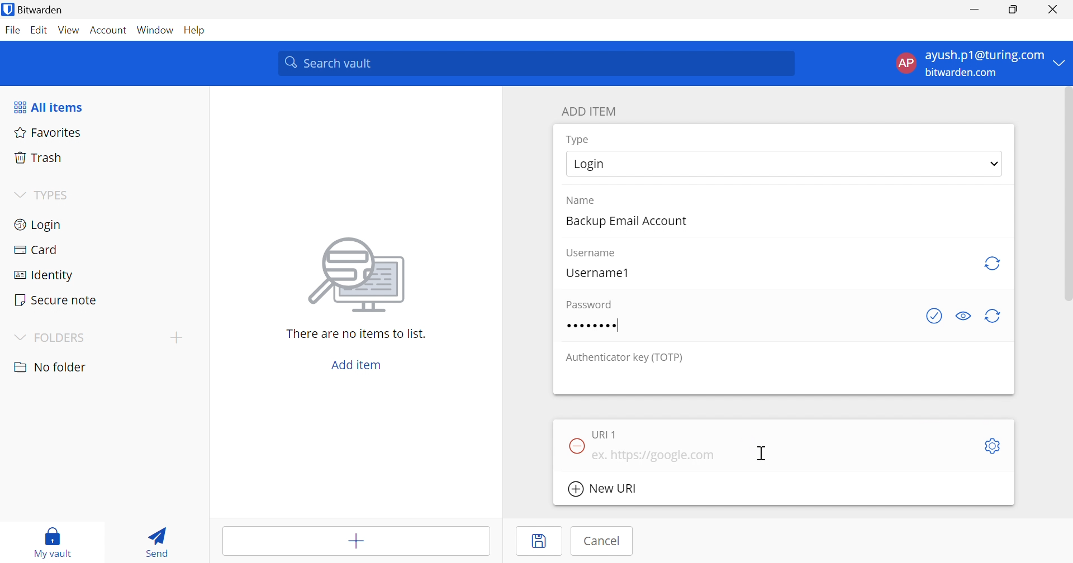 This screenshot has height=563, width=1073. Describe the element at coordinates (155, 28) in the screenshot. I see `Window` at that location.